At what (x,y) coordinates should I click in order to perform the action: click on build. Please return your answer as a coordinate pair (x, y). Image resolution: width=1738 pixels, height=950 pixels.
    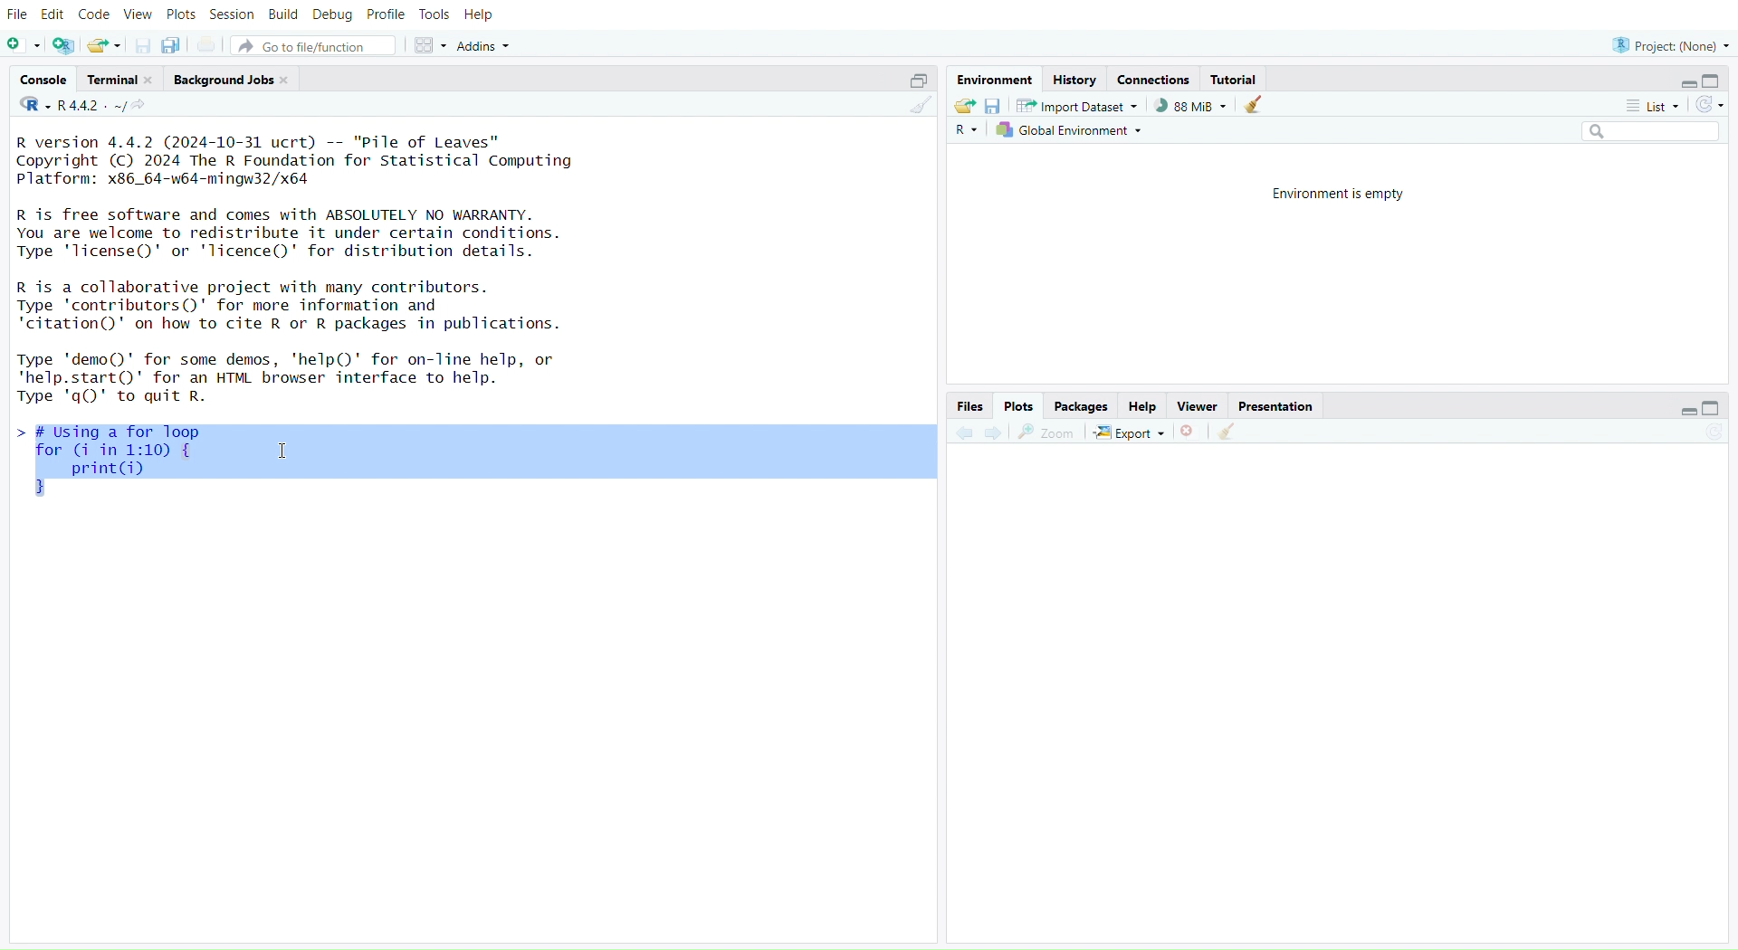
    Looking at the image, I should click on (282, 15).